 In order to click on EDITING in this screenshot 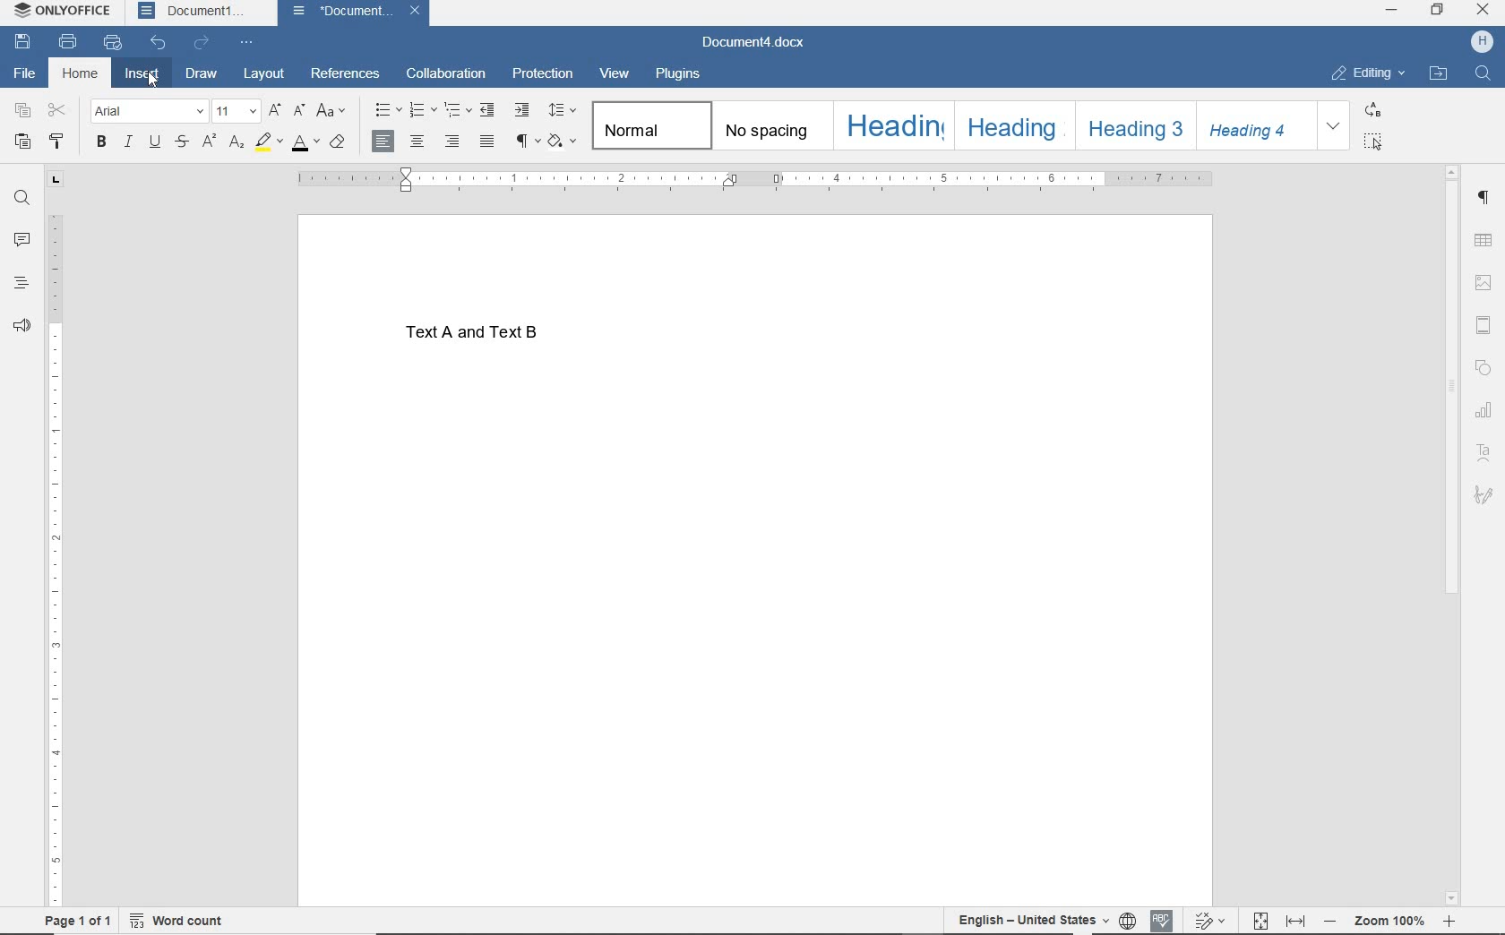, I will do `click(1368, 74)`.